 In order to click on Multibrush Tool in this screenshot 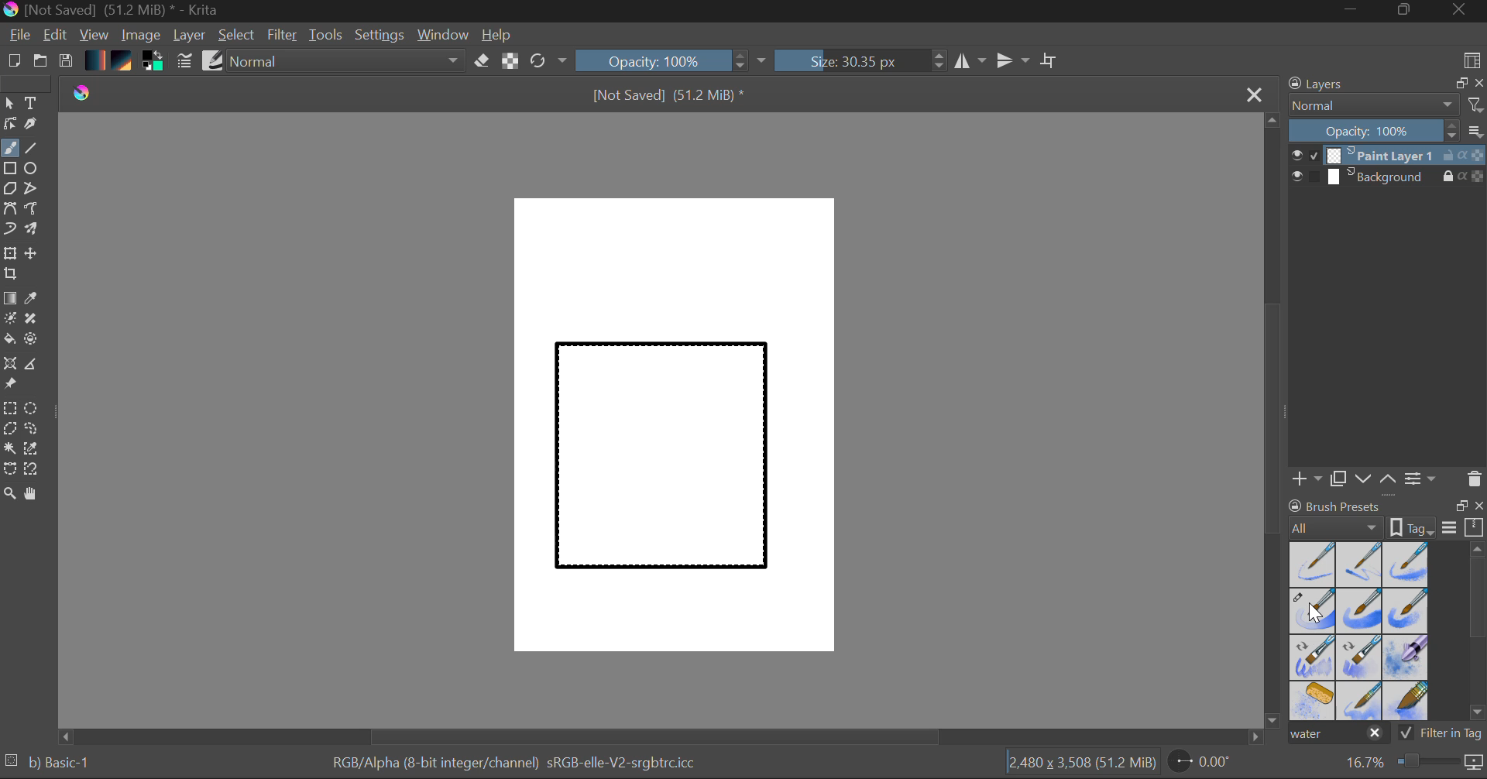, I will do `click(33, 231)`.